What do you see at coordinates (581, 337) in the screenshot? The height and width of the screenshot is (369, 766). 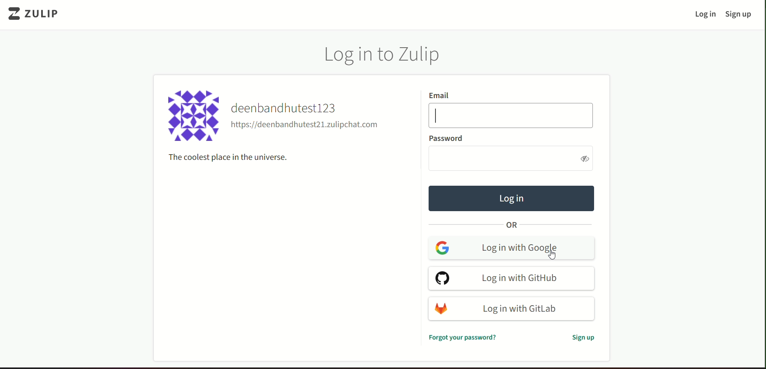 I see `text` at bounding box center [581, 337].